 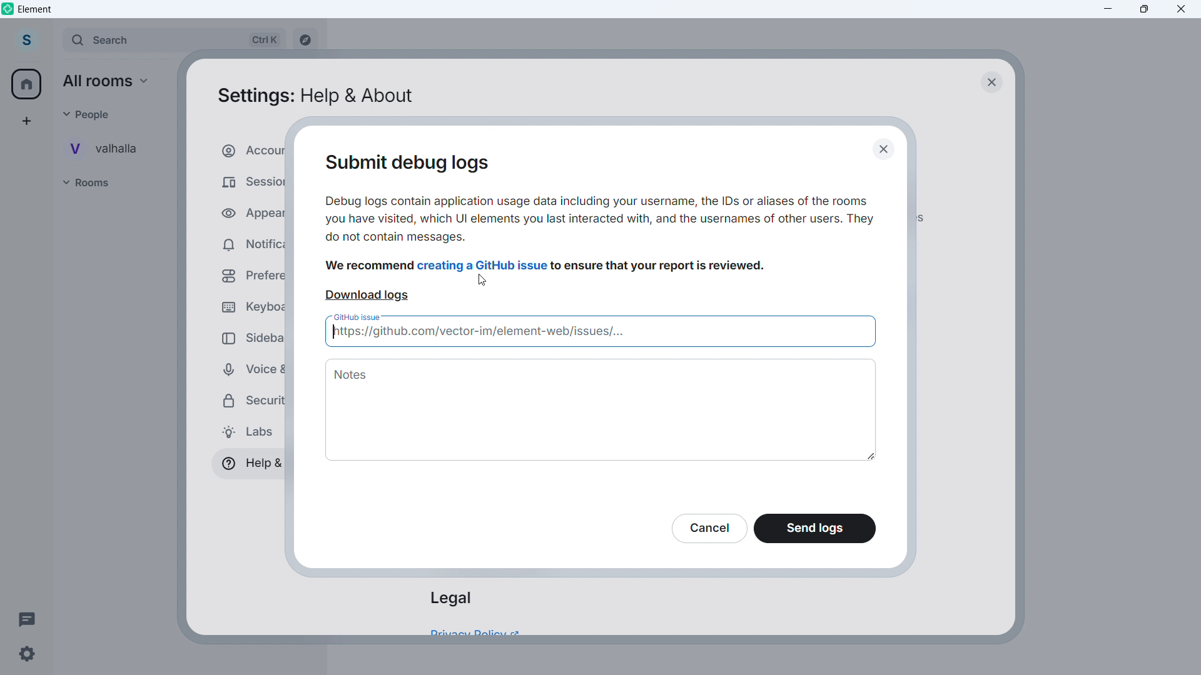 I want to click on do not contain messages, so click(x=397, y=237).